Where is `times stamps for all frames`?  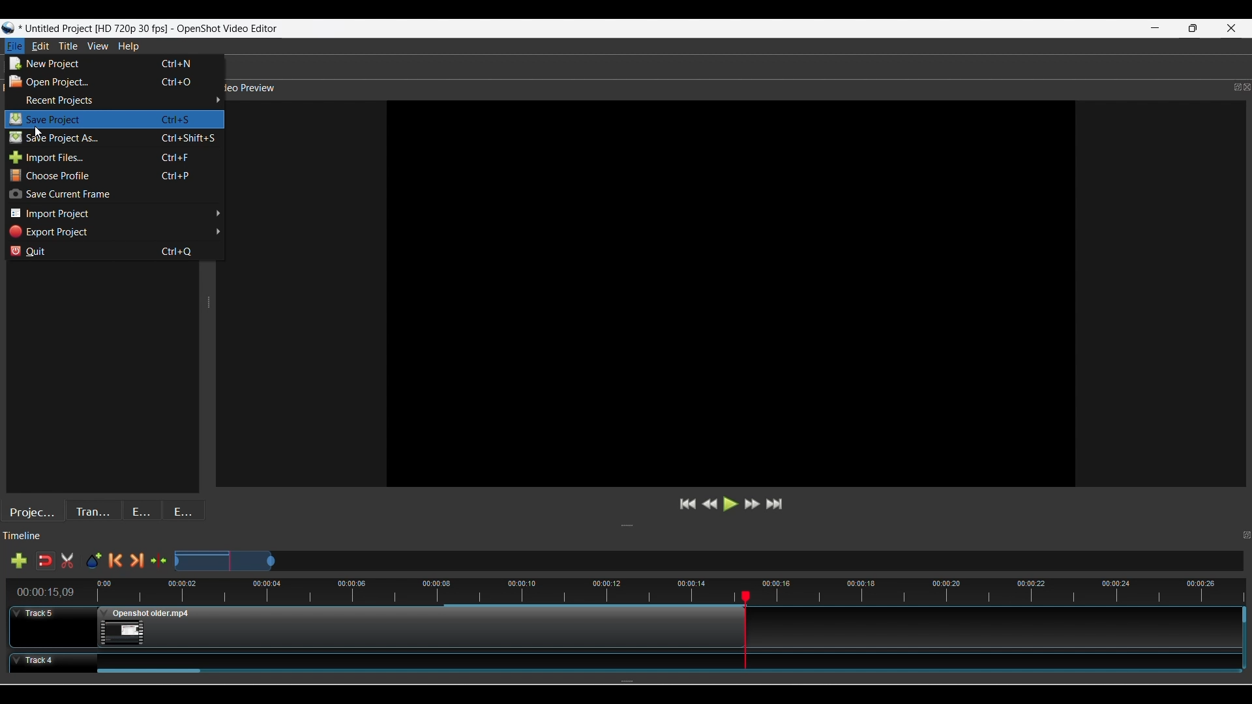
times stamps for all frames is located at coordinates (1000, 591).